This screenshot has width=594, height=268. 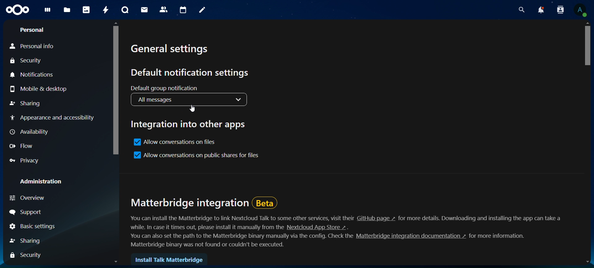 What do you see at coordinates (28, 241) in the screenshot?
I see `sharing` at bounding box center [28, 241].